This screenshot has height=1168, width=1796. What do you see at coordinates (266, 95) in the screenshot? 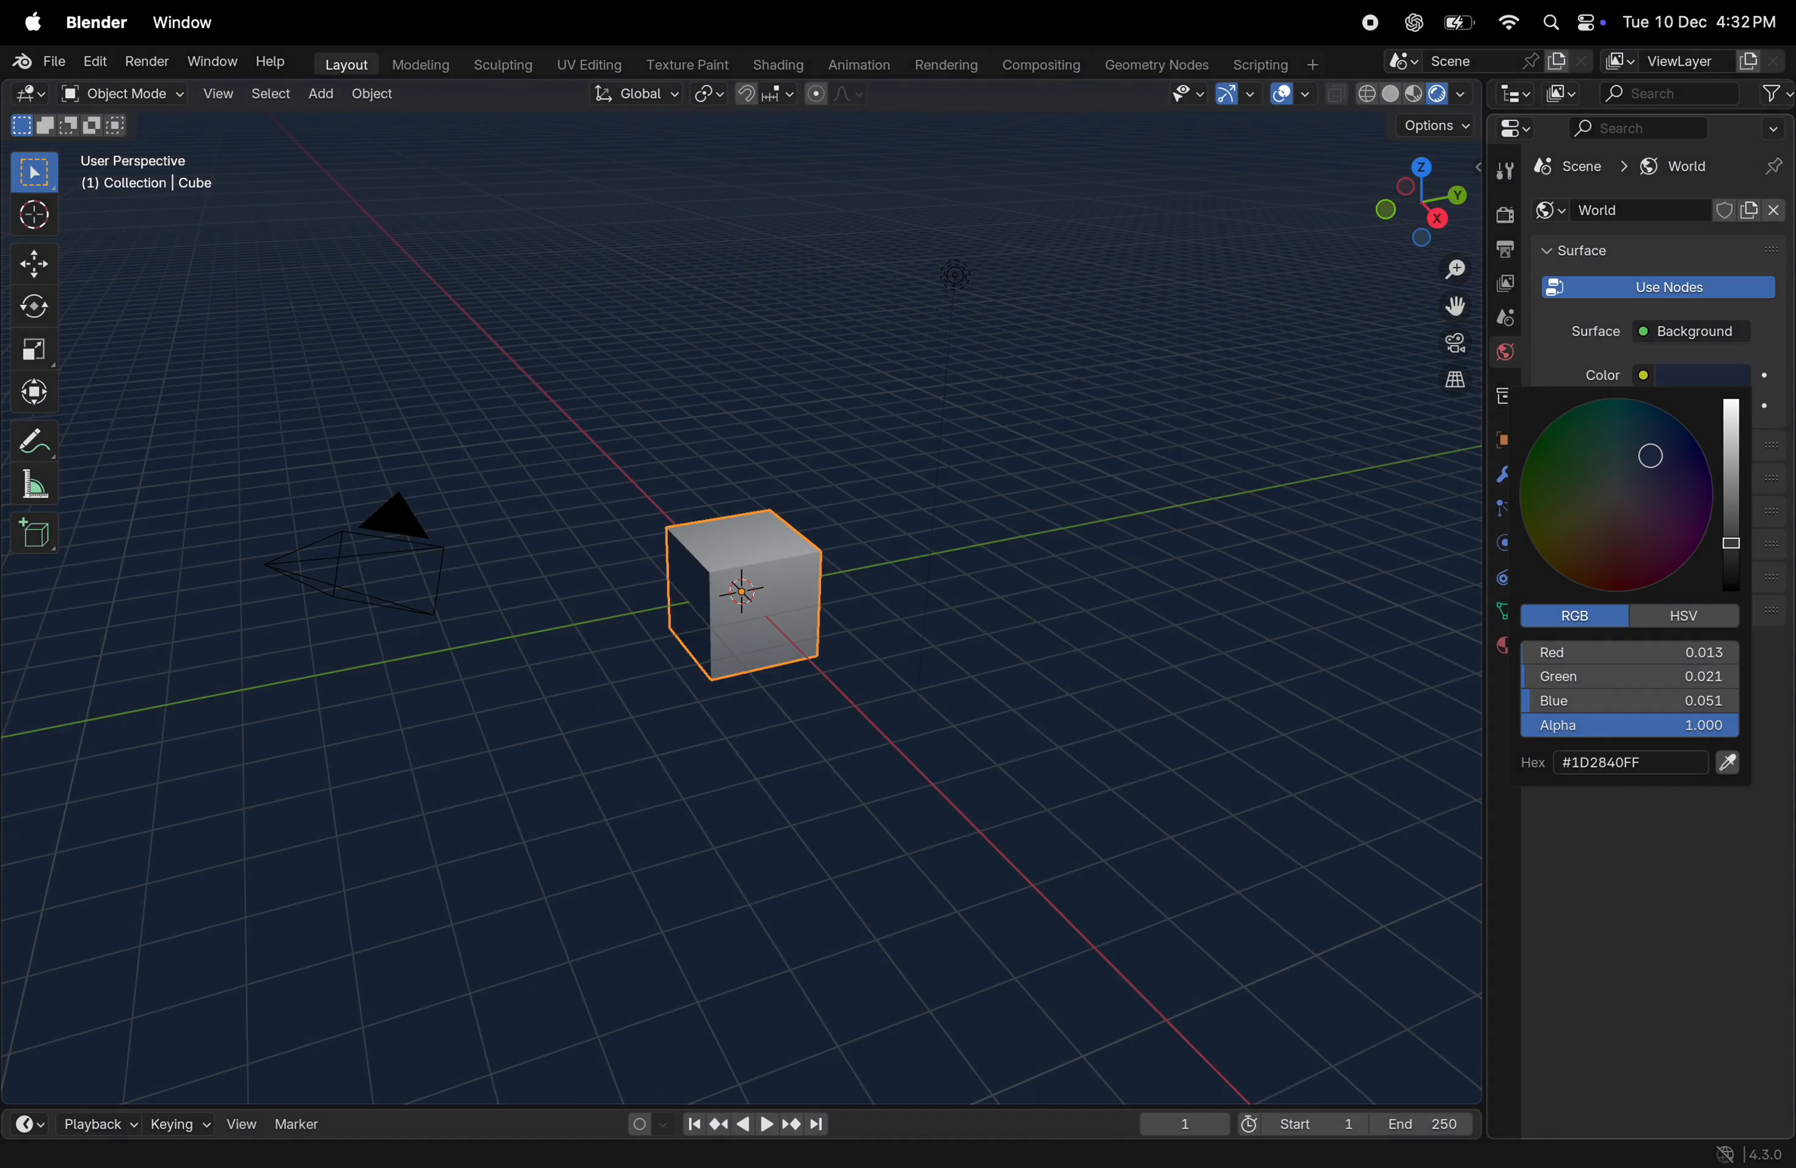
I see `select` at bounding box center [266, 95].